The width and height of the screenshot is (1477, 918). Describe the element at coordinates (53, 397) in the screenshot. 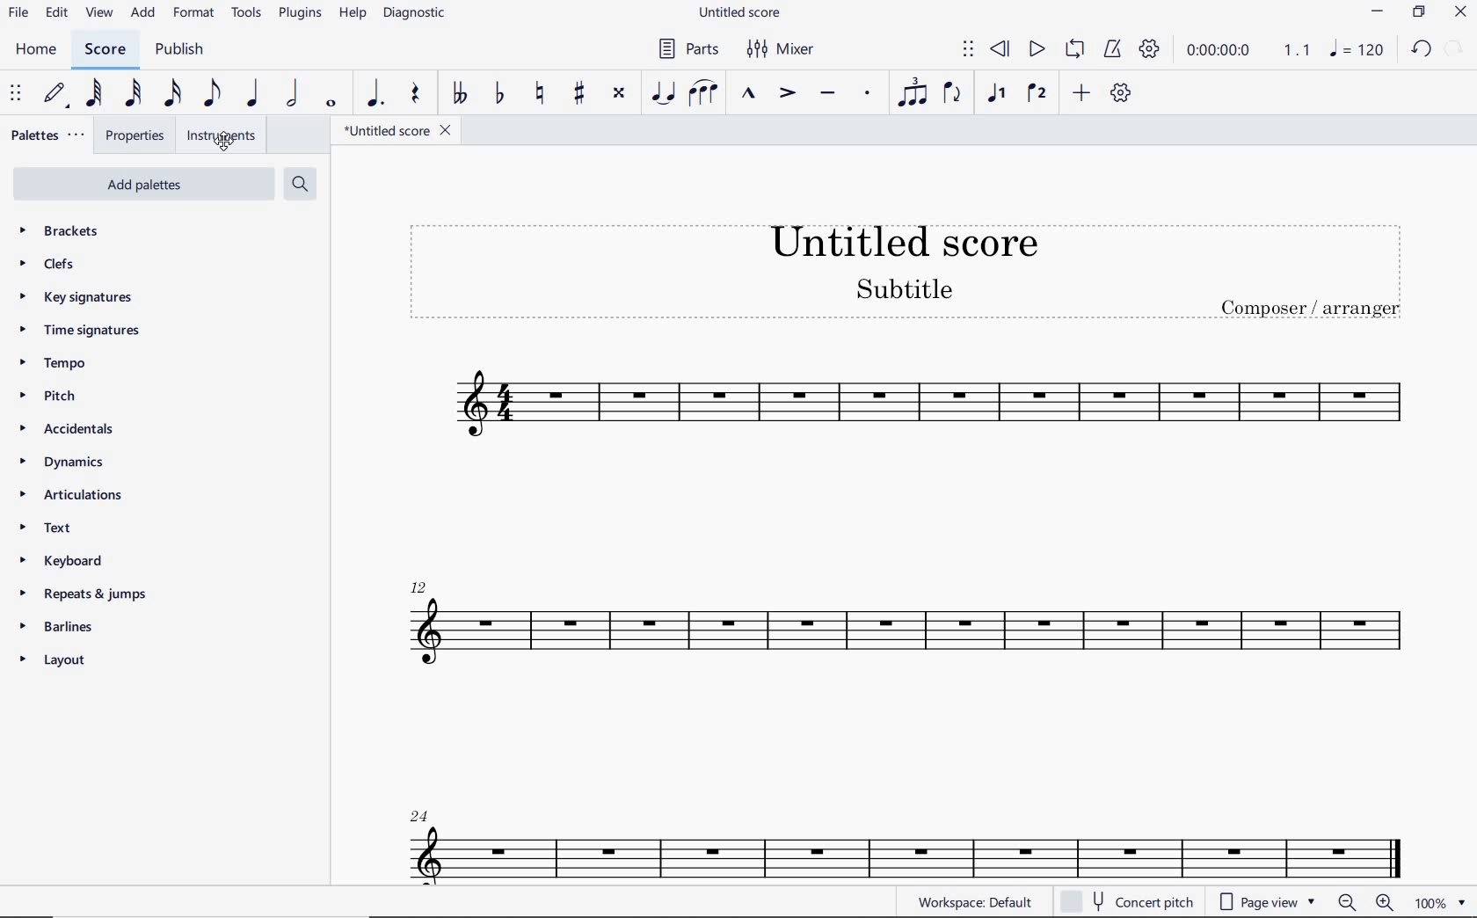

I see `pitch` at that location.